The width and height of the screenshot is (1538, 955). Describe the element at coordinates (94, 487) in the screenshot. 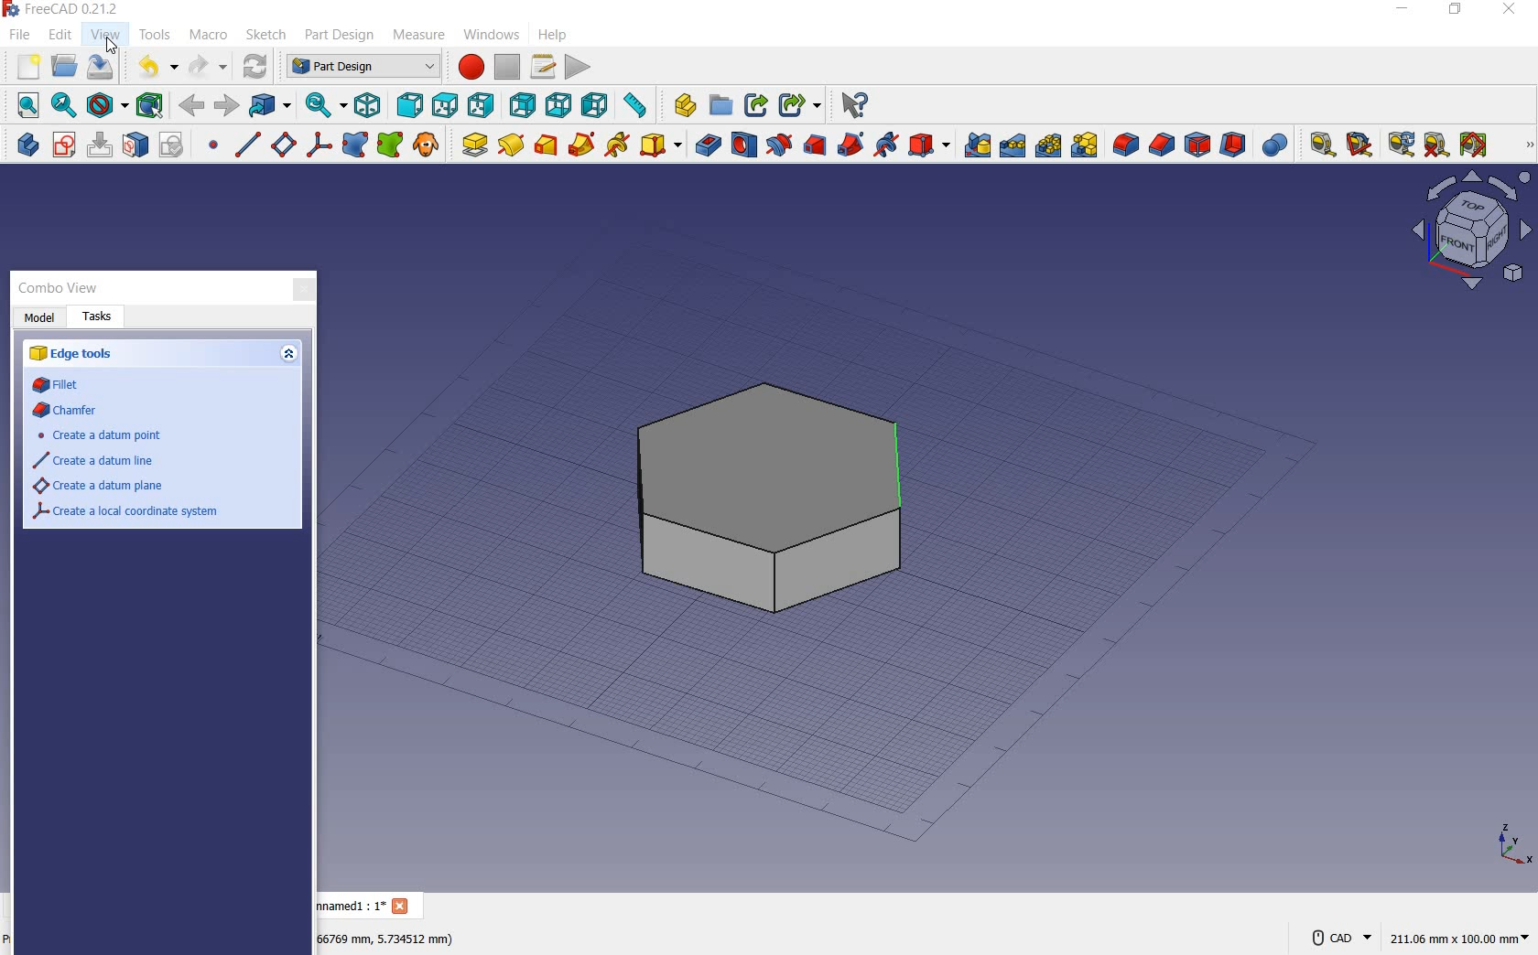

I see `create a datum plane` at that location.